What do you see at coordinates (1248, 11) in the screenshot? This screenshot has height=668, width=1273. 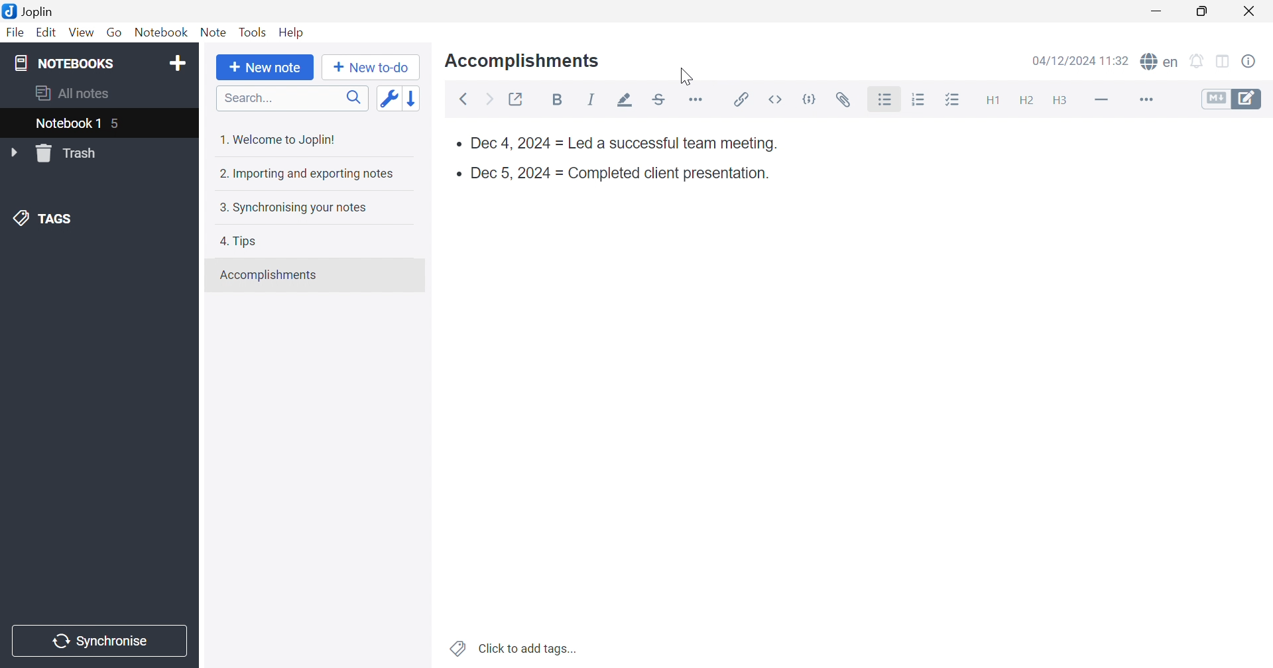 I see `Close` at bounding box center [1248, 11].